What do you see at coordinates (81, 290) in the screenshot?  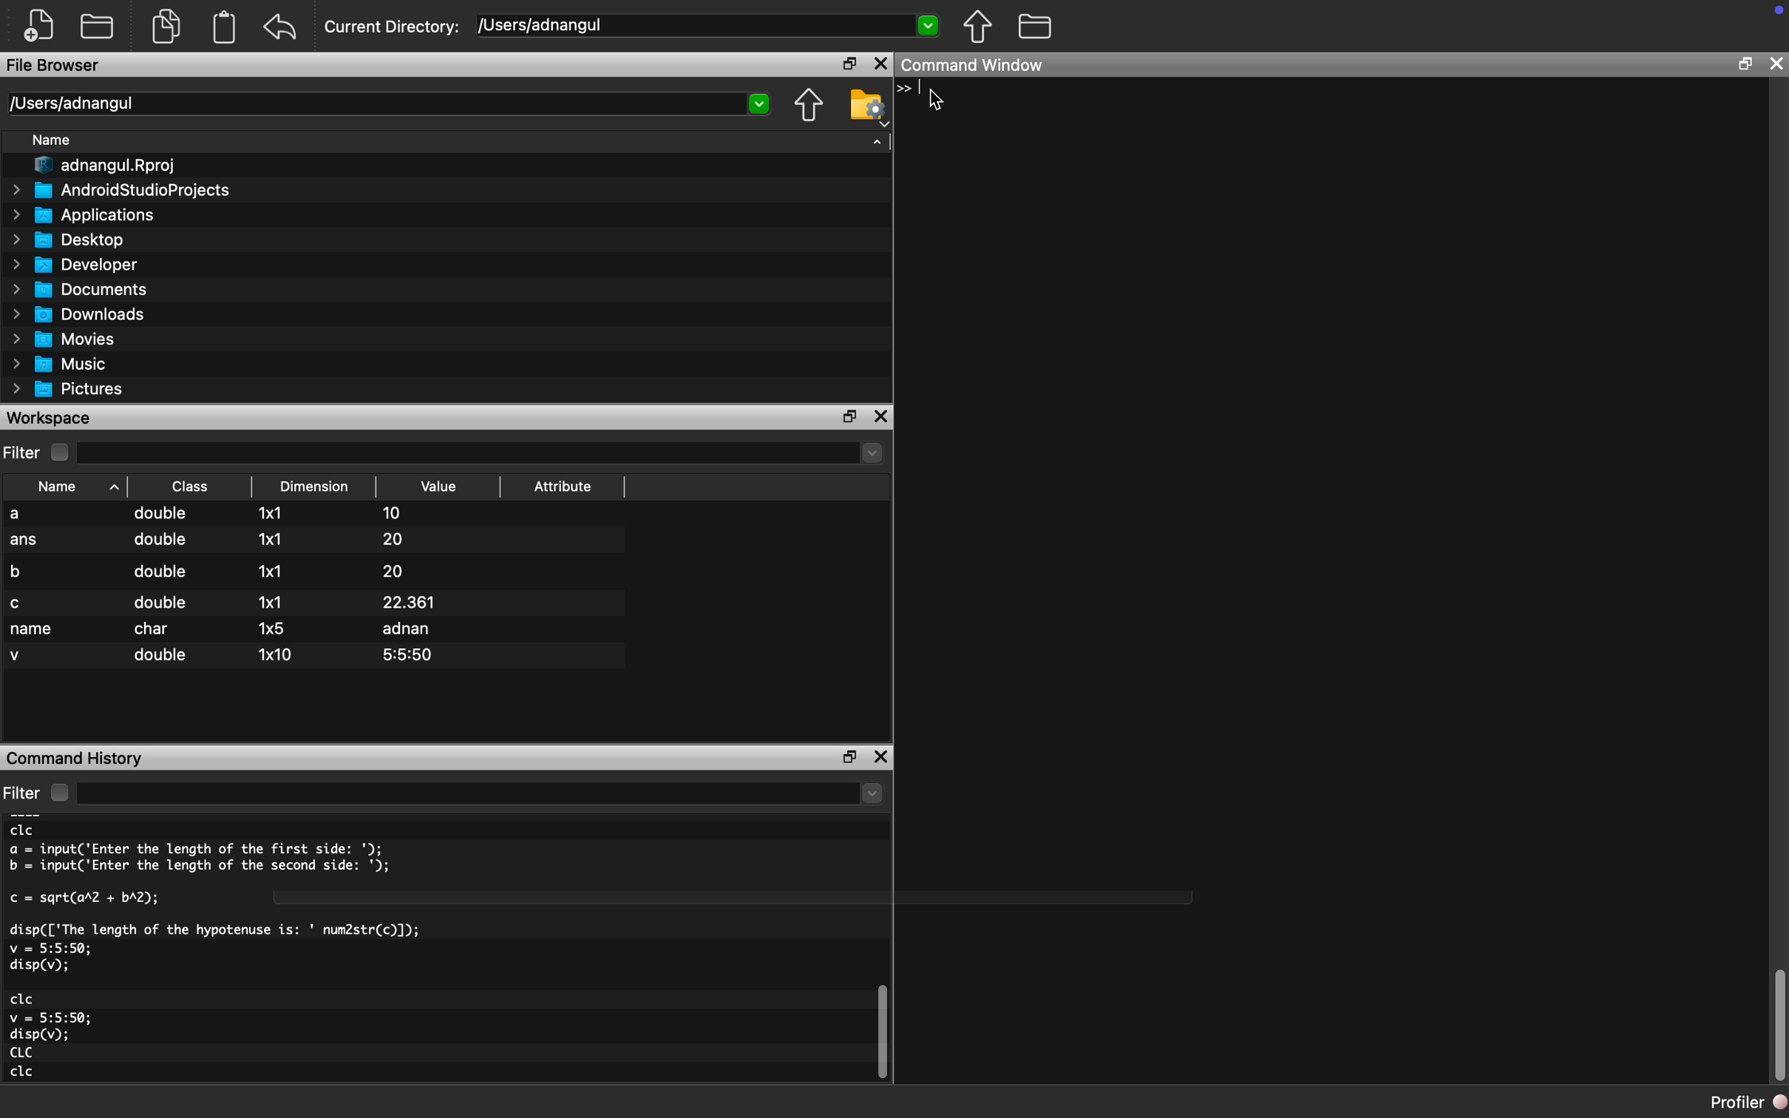 I see `> Documents` at bounding box center [81, 290].